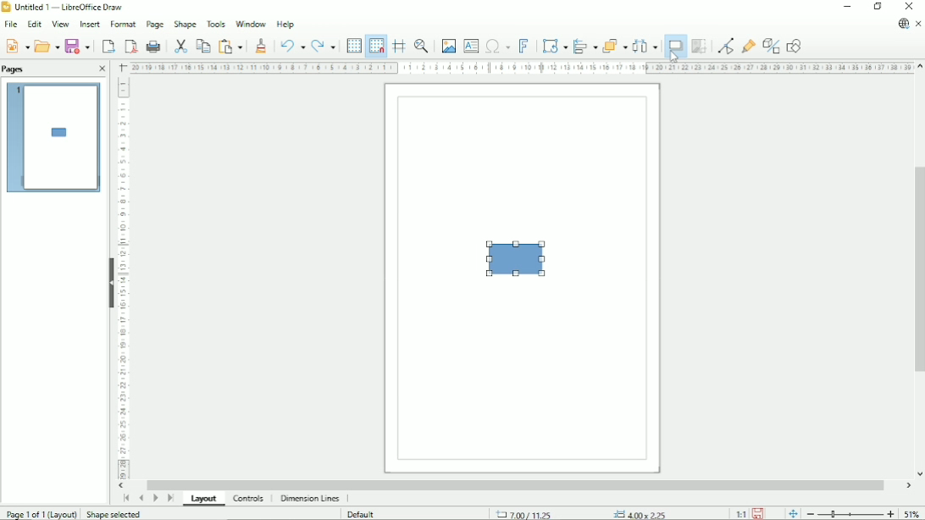 The height and width of the screenshot is (520, 925). What do you see at coordinates (77, 47) in the screenshot?
I see `Save` at bounding box center [77, 47].